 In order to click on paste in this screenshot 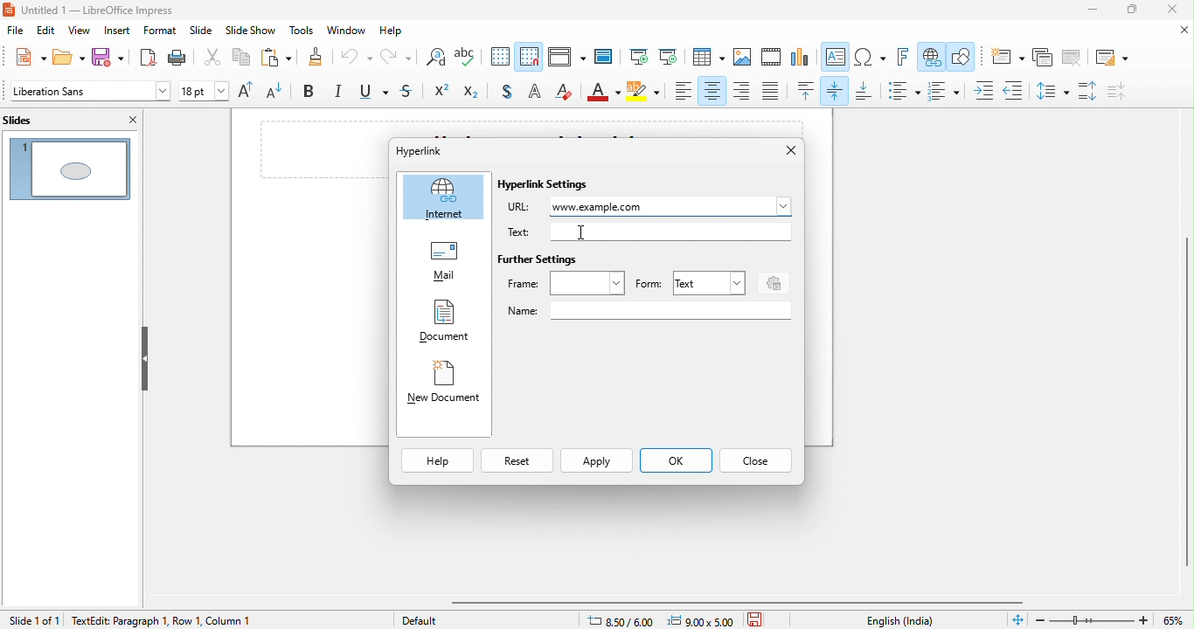, I will do `click(274, 59)`.